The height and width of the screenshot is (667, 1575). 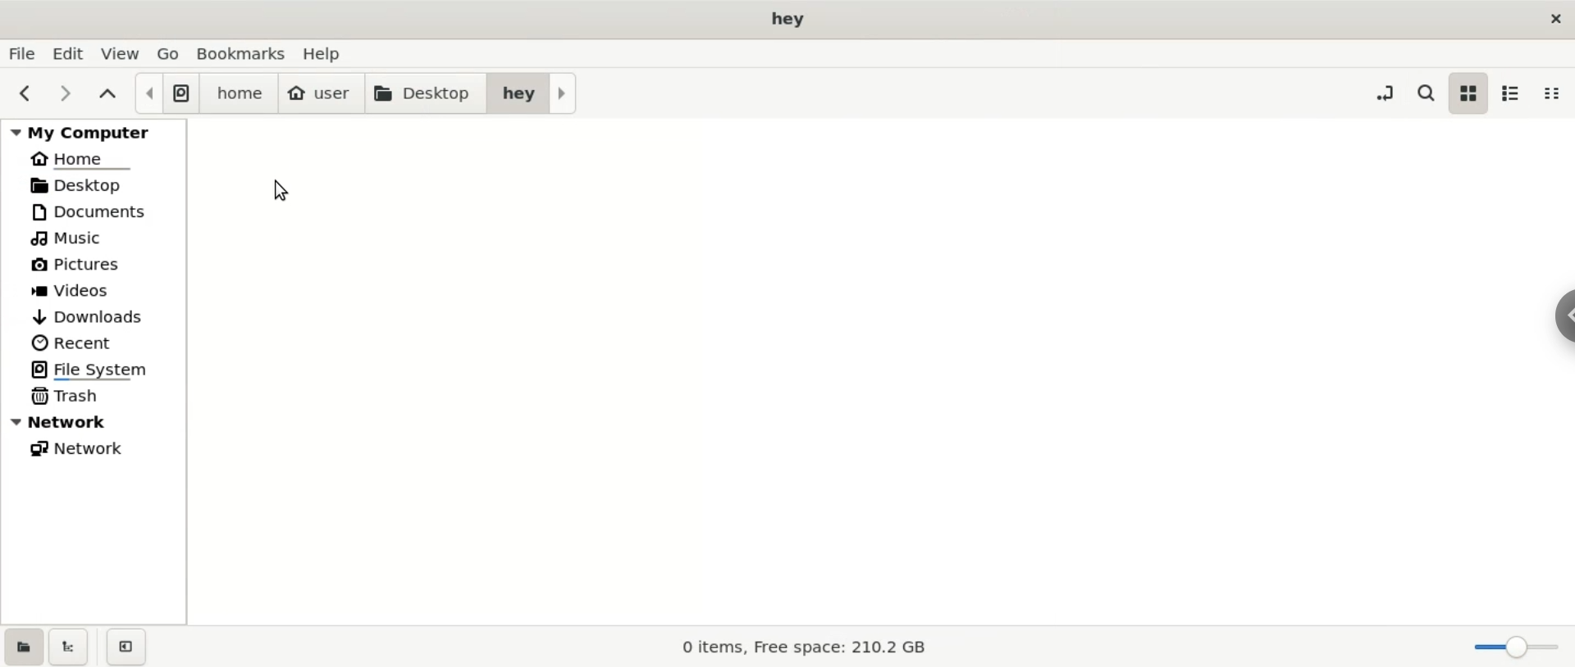 I want to click on edit, so click(x=74, y=53).